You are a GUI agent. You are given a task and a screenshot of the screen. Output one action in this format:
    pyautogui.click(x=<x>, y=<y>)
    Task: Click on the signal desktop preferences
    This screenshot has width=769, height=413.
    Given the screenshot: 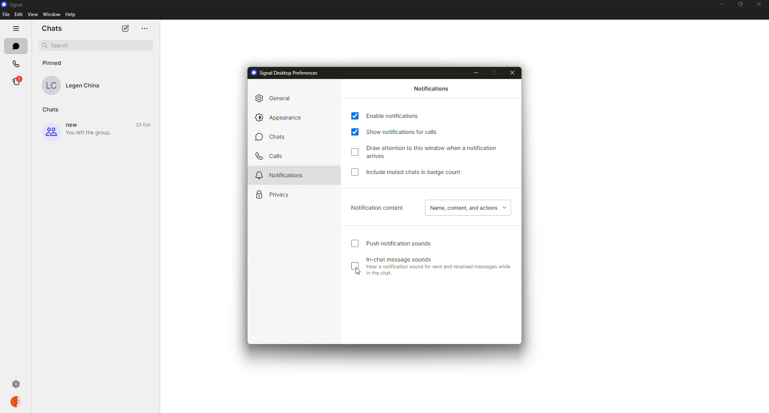 What is the action you would take?
    pyautogui.click(x=285, y=73)
    